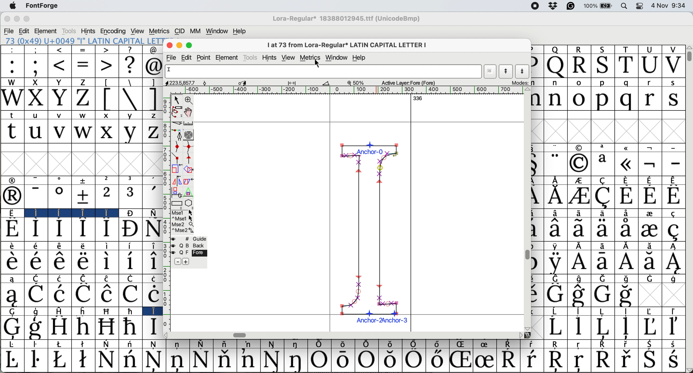  Describe the element at coordinates (649, 83) in the screenshot. I see `r` at that location.